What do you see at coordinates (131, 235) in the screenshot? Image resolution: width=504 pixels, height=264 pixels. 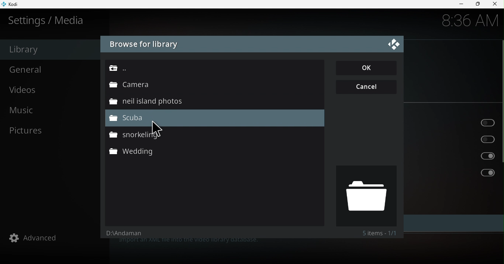 I see `address` at bounding box center [131, 235].